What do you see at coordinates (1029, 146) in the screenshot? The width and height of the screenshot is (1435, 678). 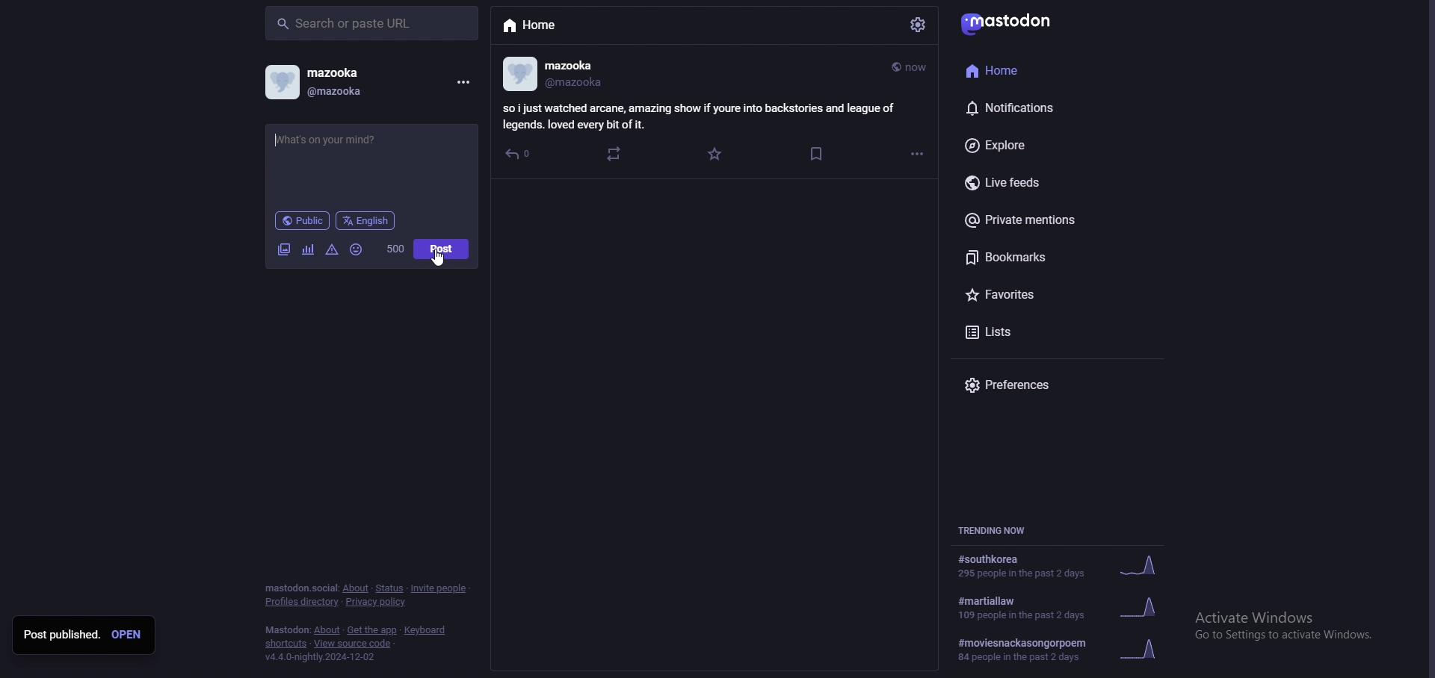 I see `explore` at bounding box center [1029, 146].